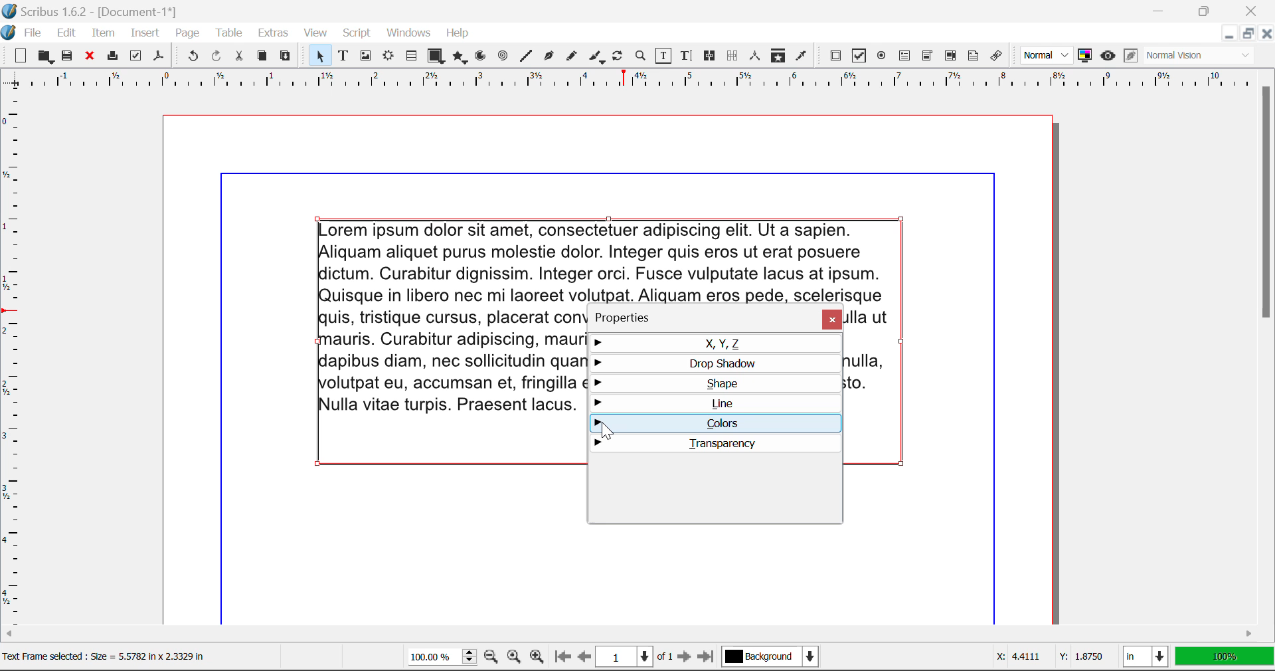 This screenshot has width=1275, height=671. Describe the element at coordinates (1225, 656) in the screenshot. I see `Display Measurement` at that location.